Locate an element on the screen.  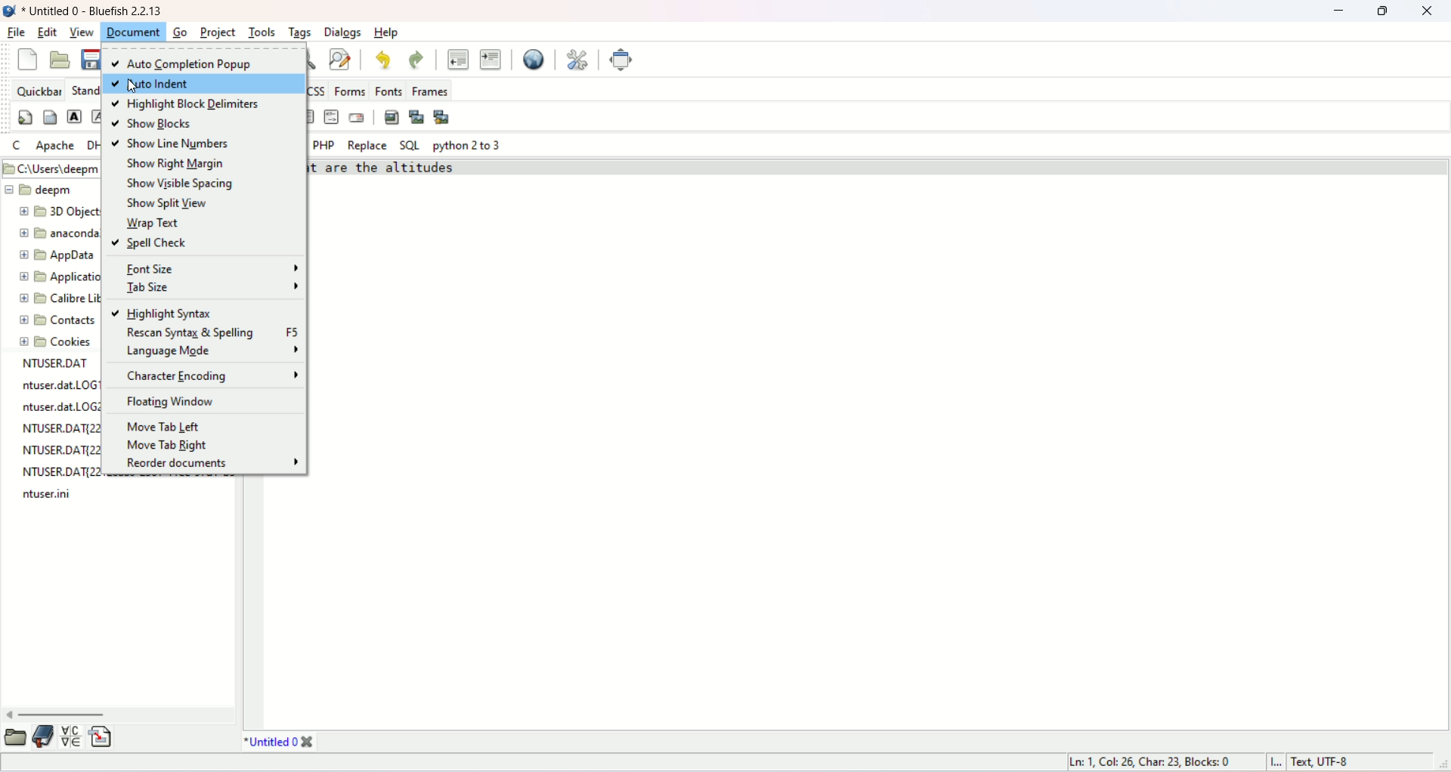
standard is located at coordinates (79, 88).